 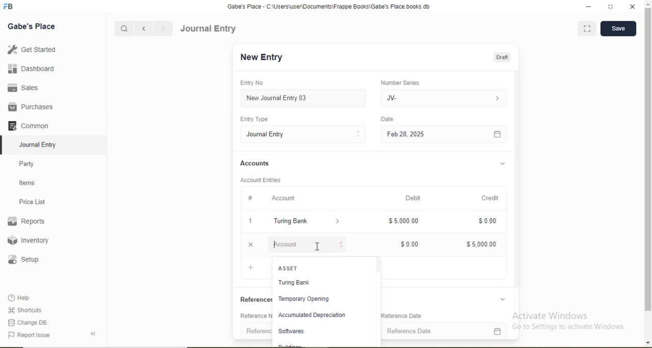 What do you see at coordinates (261, 180) in the screenshot?
I see `Account Entries` at bounding box center [261, 180].